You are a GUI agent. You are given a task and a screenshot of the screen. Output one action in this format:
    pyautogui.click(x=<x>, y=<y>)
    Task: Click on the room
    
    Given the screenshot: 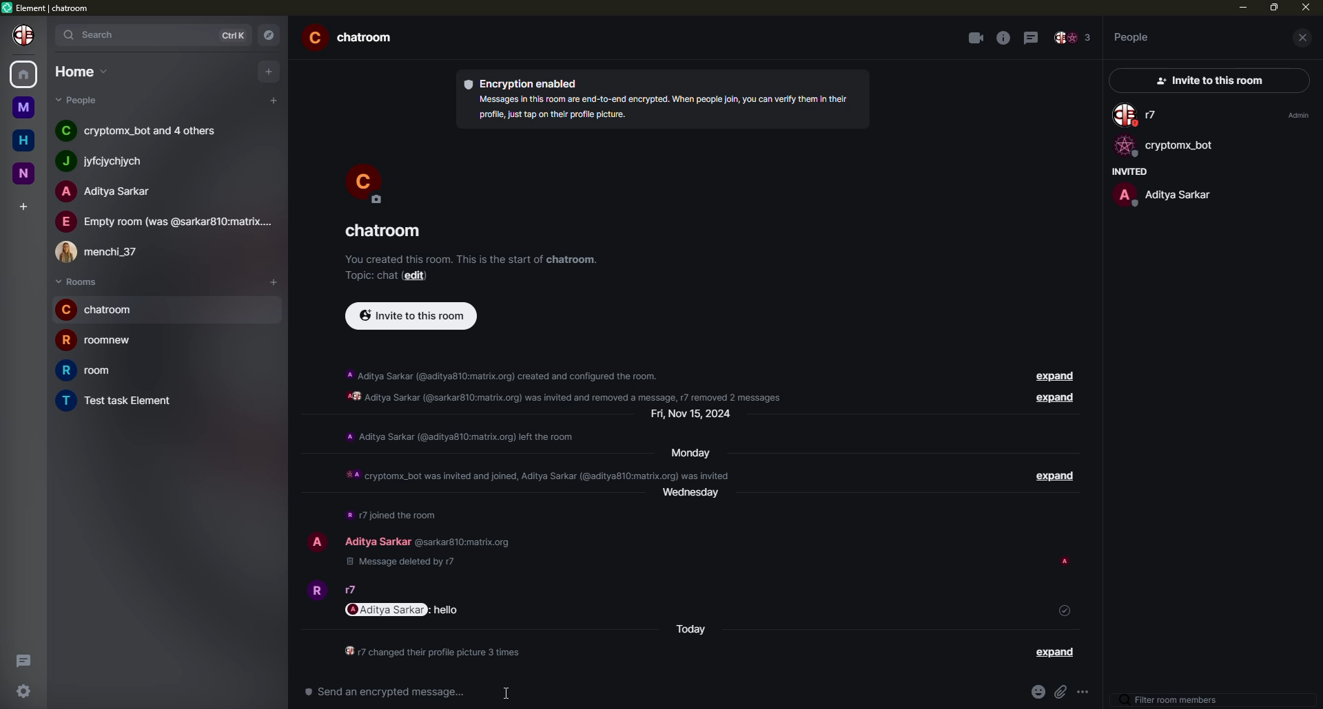 What is the action you would take?
    pyautogui.click(x=120, y=401)
    